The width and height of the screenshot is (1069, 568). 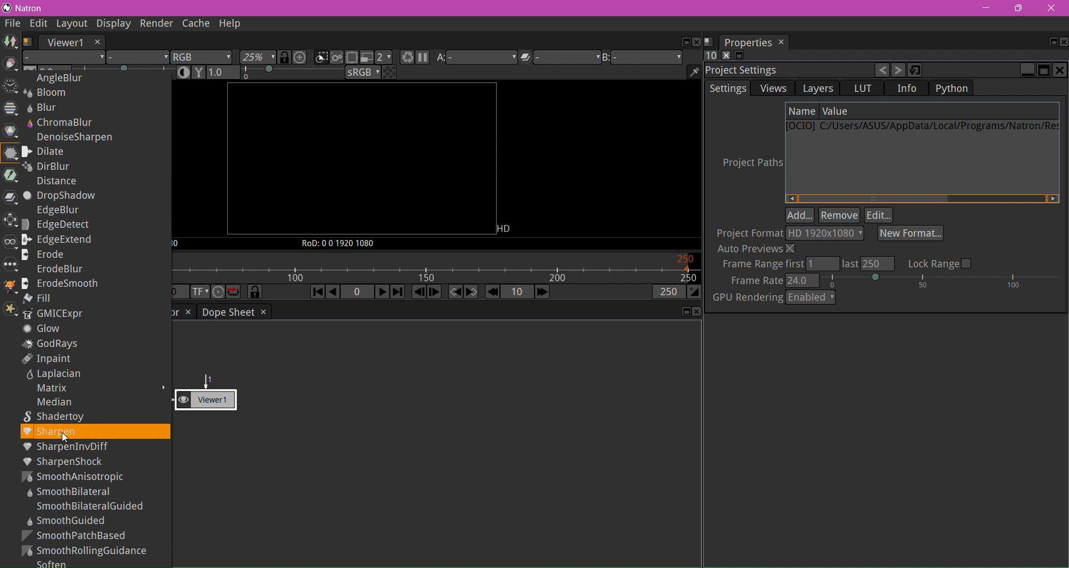 What do you see at coordinates (806, 264) in the screenshot?
I see `Set the Frame Range first and last` at bounding box center [806, 264].